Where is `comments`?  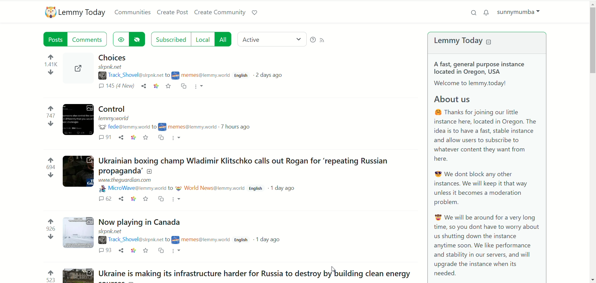
comments is located at coordinates (115, 87).